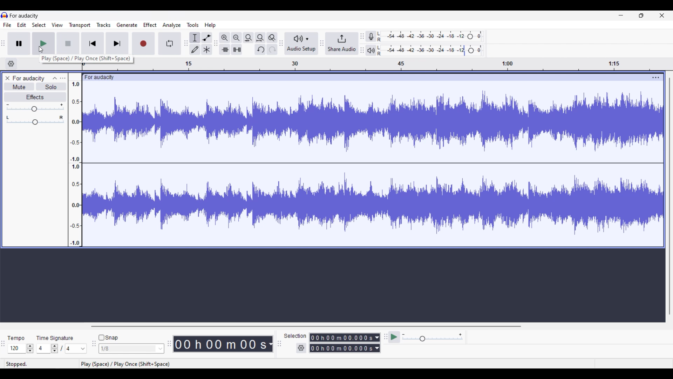 The height and width of the screenshot is (379, 673). I want to click on Redo, so click(272, 49).